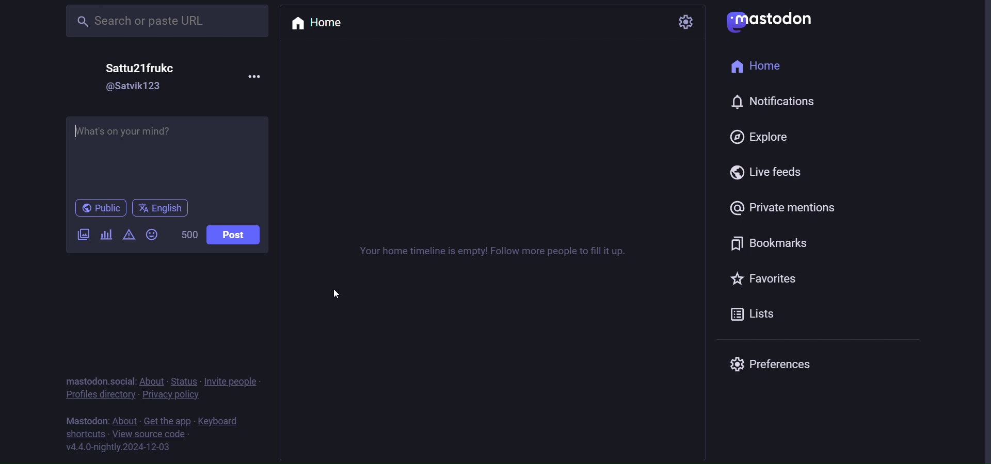 The height and width of the screenshot is (464, 991). What do you see at coordinates (150, 434) in the screenshot?
I see `source code` at bounding box center [150, 434].